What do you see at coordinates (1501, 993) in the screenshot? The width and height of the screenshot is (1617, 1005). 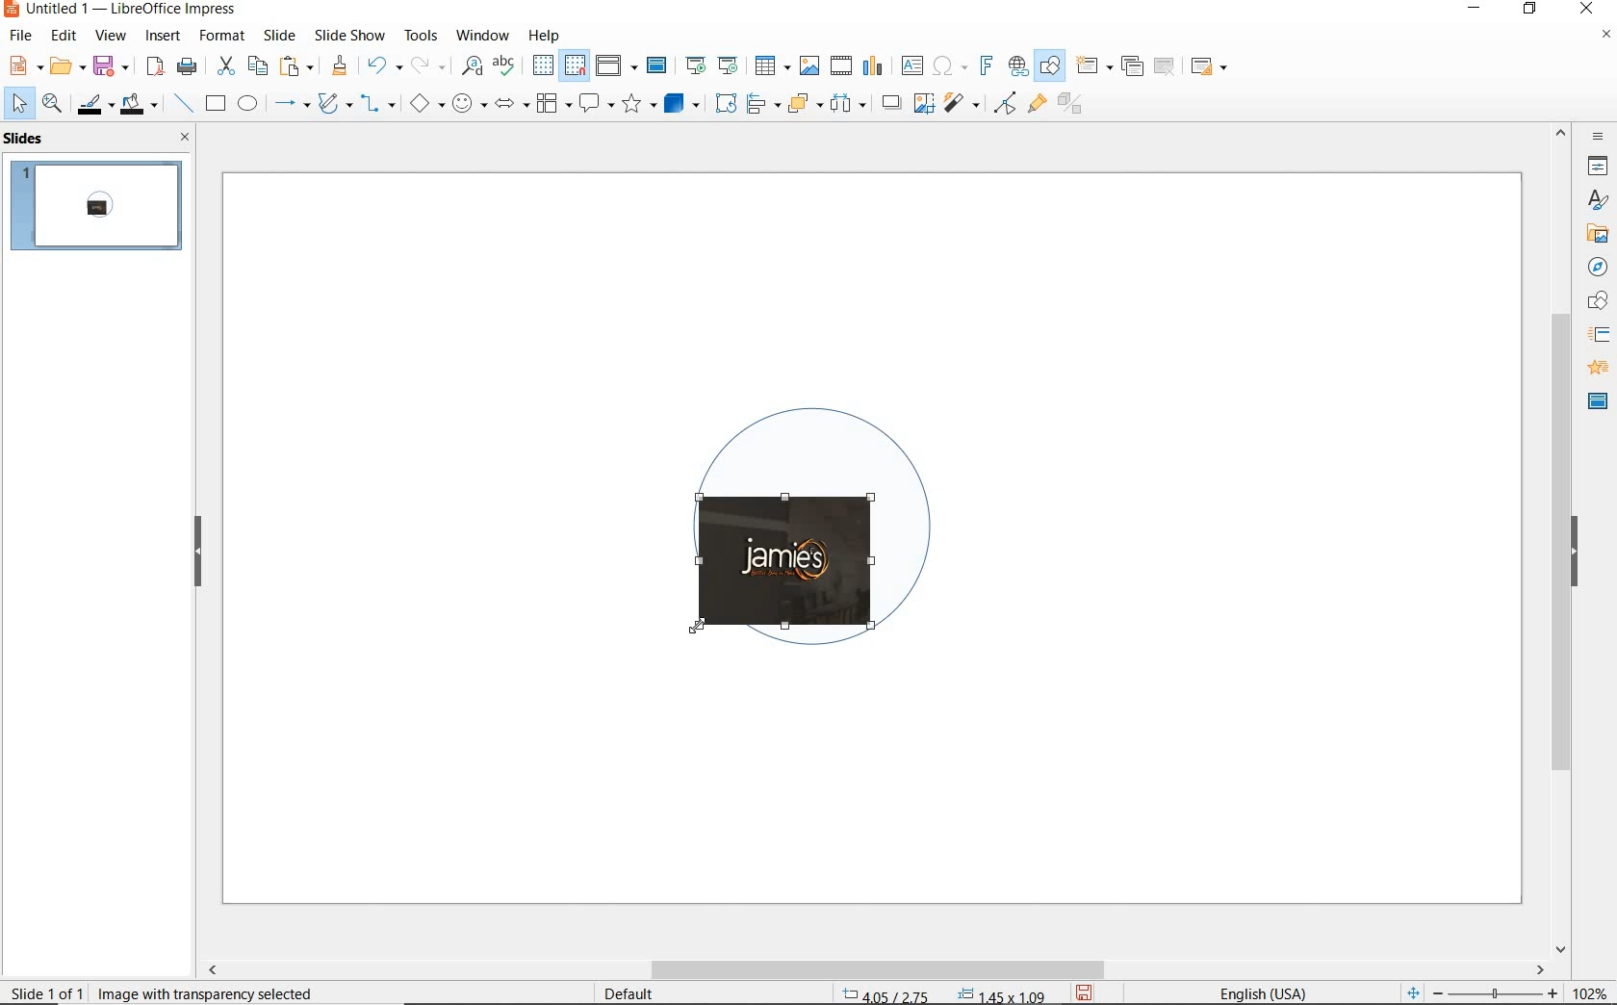 I see `zoom` at bounding box center [1501, 993].